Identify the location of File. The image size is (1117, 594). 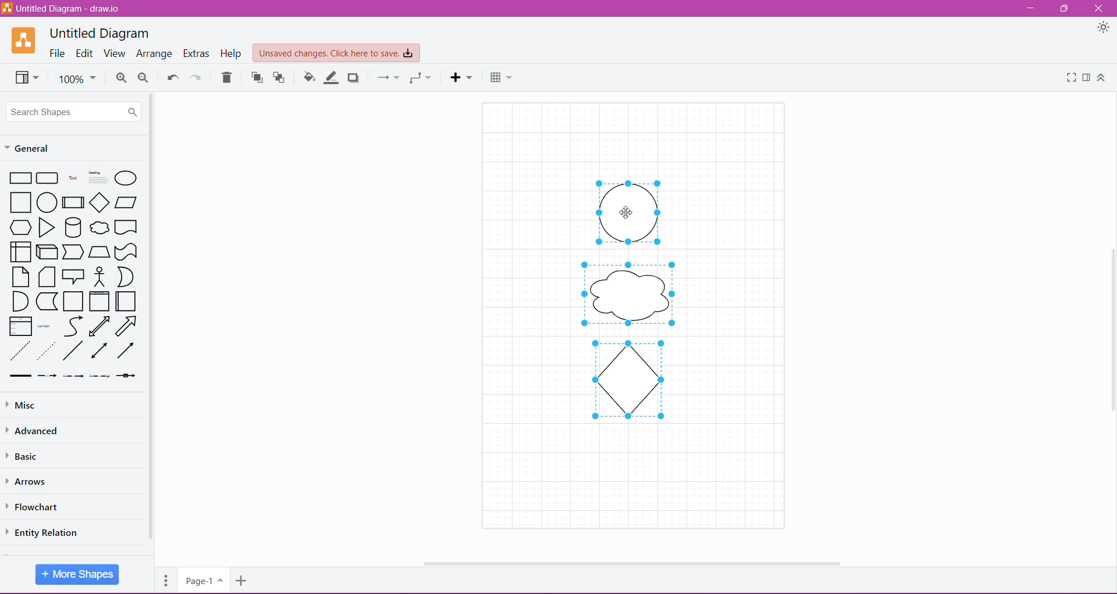
(58, 53).